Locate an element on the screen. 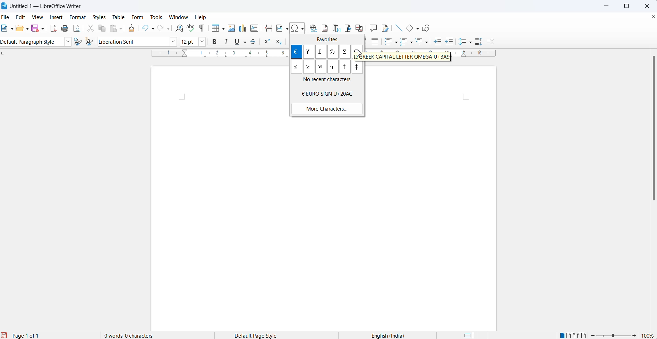  close is located at coordinates (649, 5).